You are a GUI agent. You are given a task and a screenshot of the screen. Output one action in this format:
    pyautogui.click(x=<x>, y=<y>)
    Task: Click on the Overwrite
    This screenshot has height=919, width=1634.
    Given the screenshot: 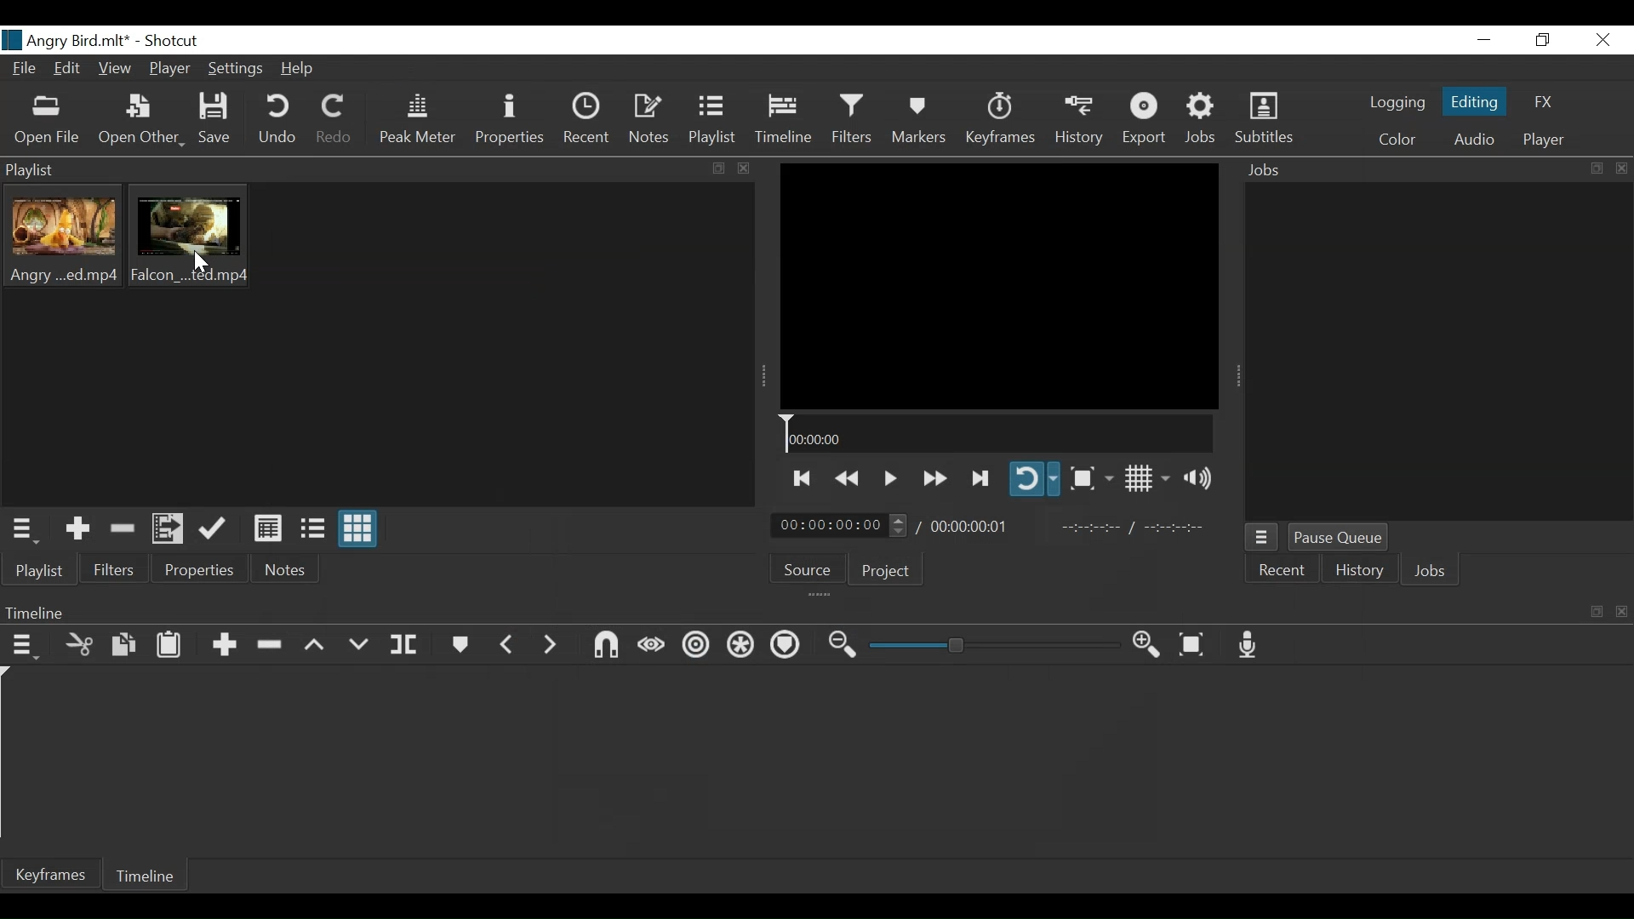 What is the action you would take?
    pyautogui.click(x=359, y=645)
    